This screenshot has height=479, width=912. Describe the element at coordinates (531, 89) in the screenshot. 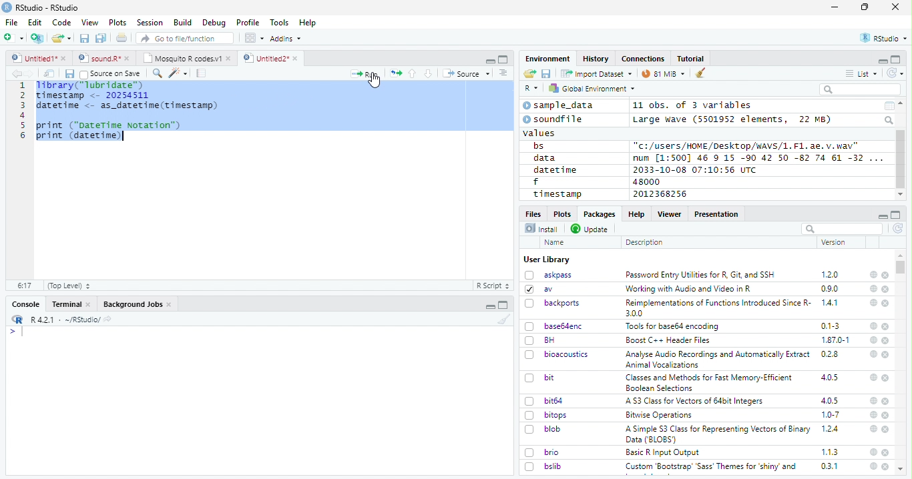

I see `R` at that location.